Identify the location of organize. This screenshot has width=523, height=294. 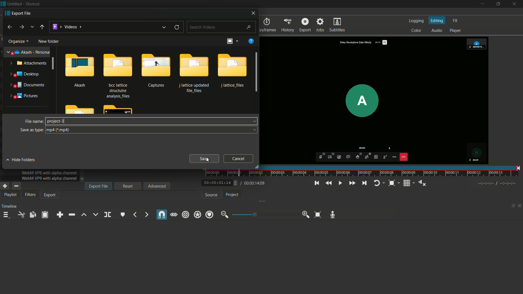
(17, 41).